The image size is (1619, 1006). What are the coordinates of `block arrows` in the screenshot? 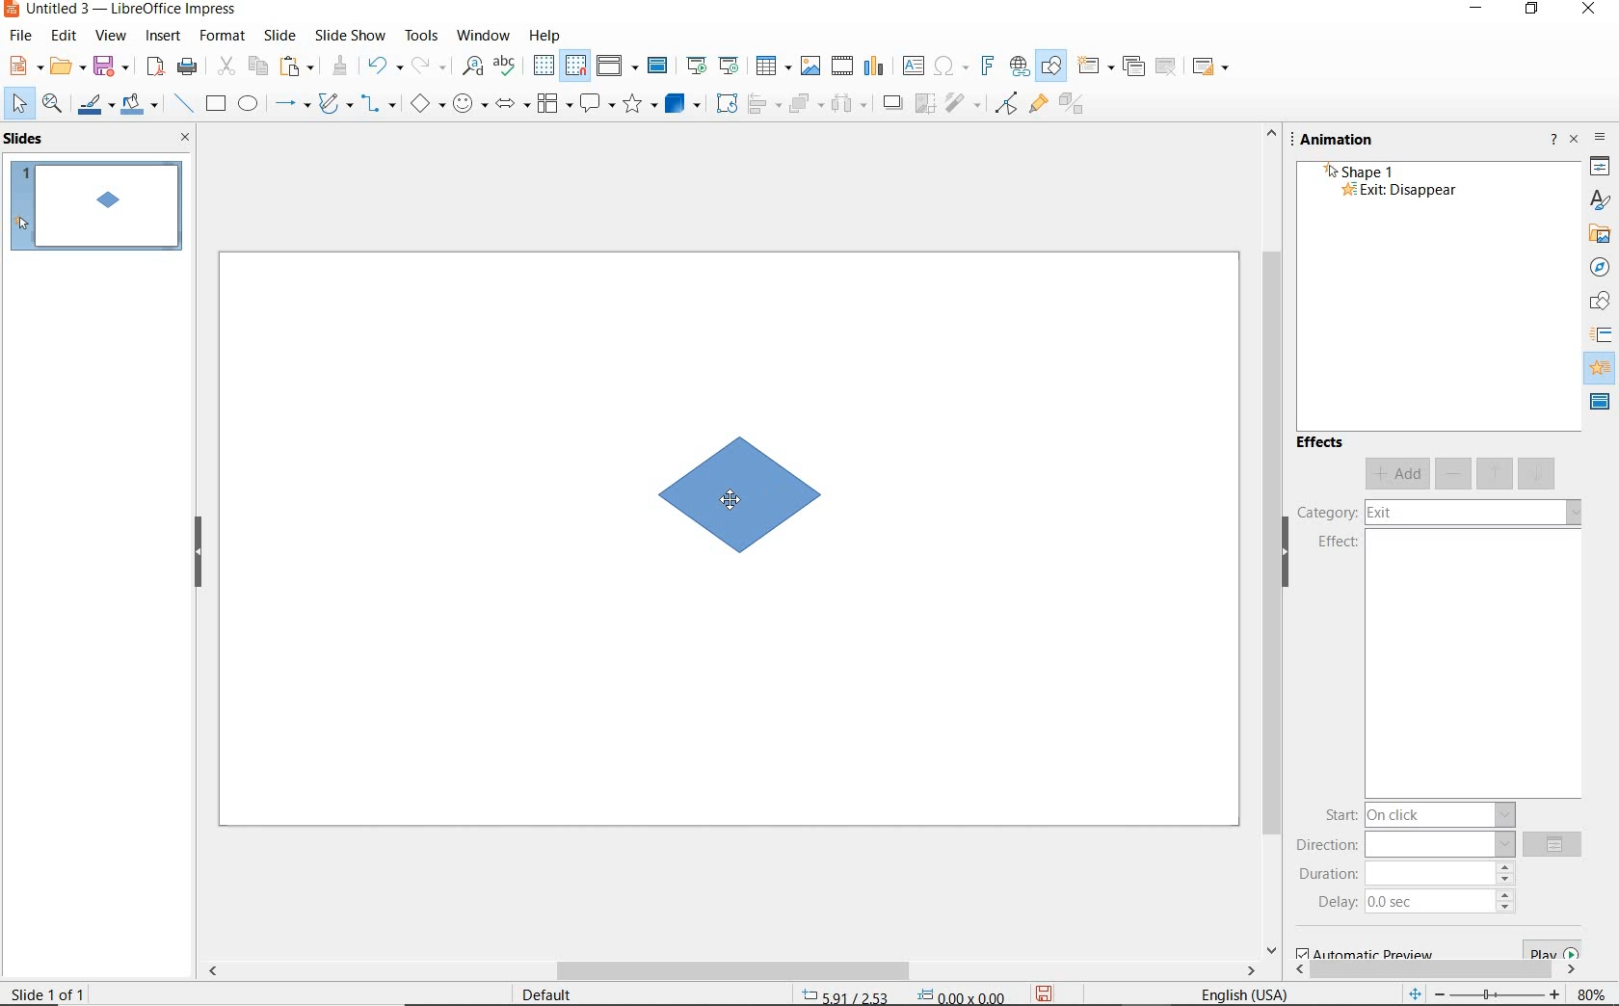 It's located at (514, 105).